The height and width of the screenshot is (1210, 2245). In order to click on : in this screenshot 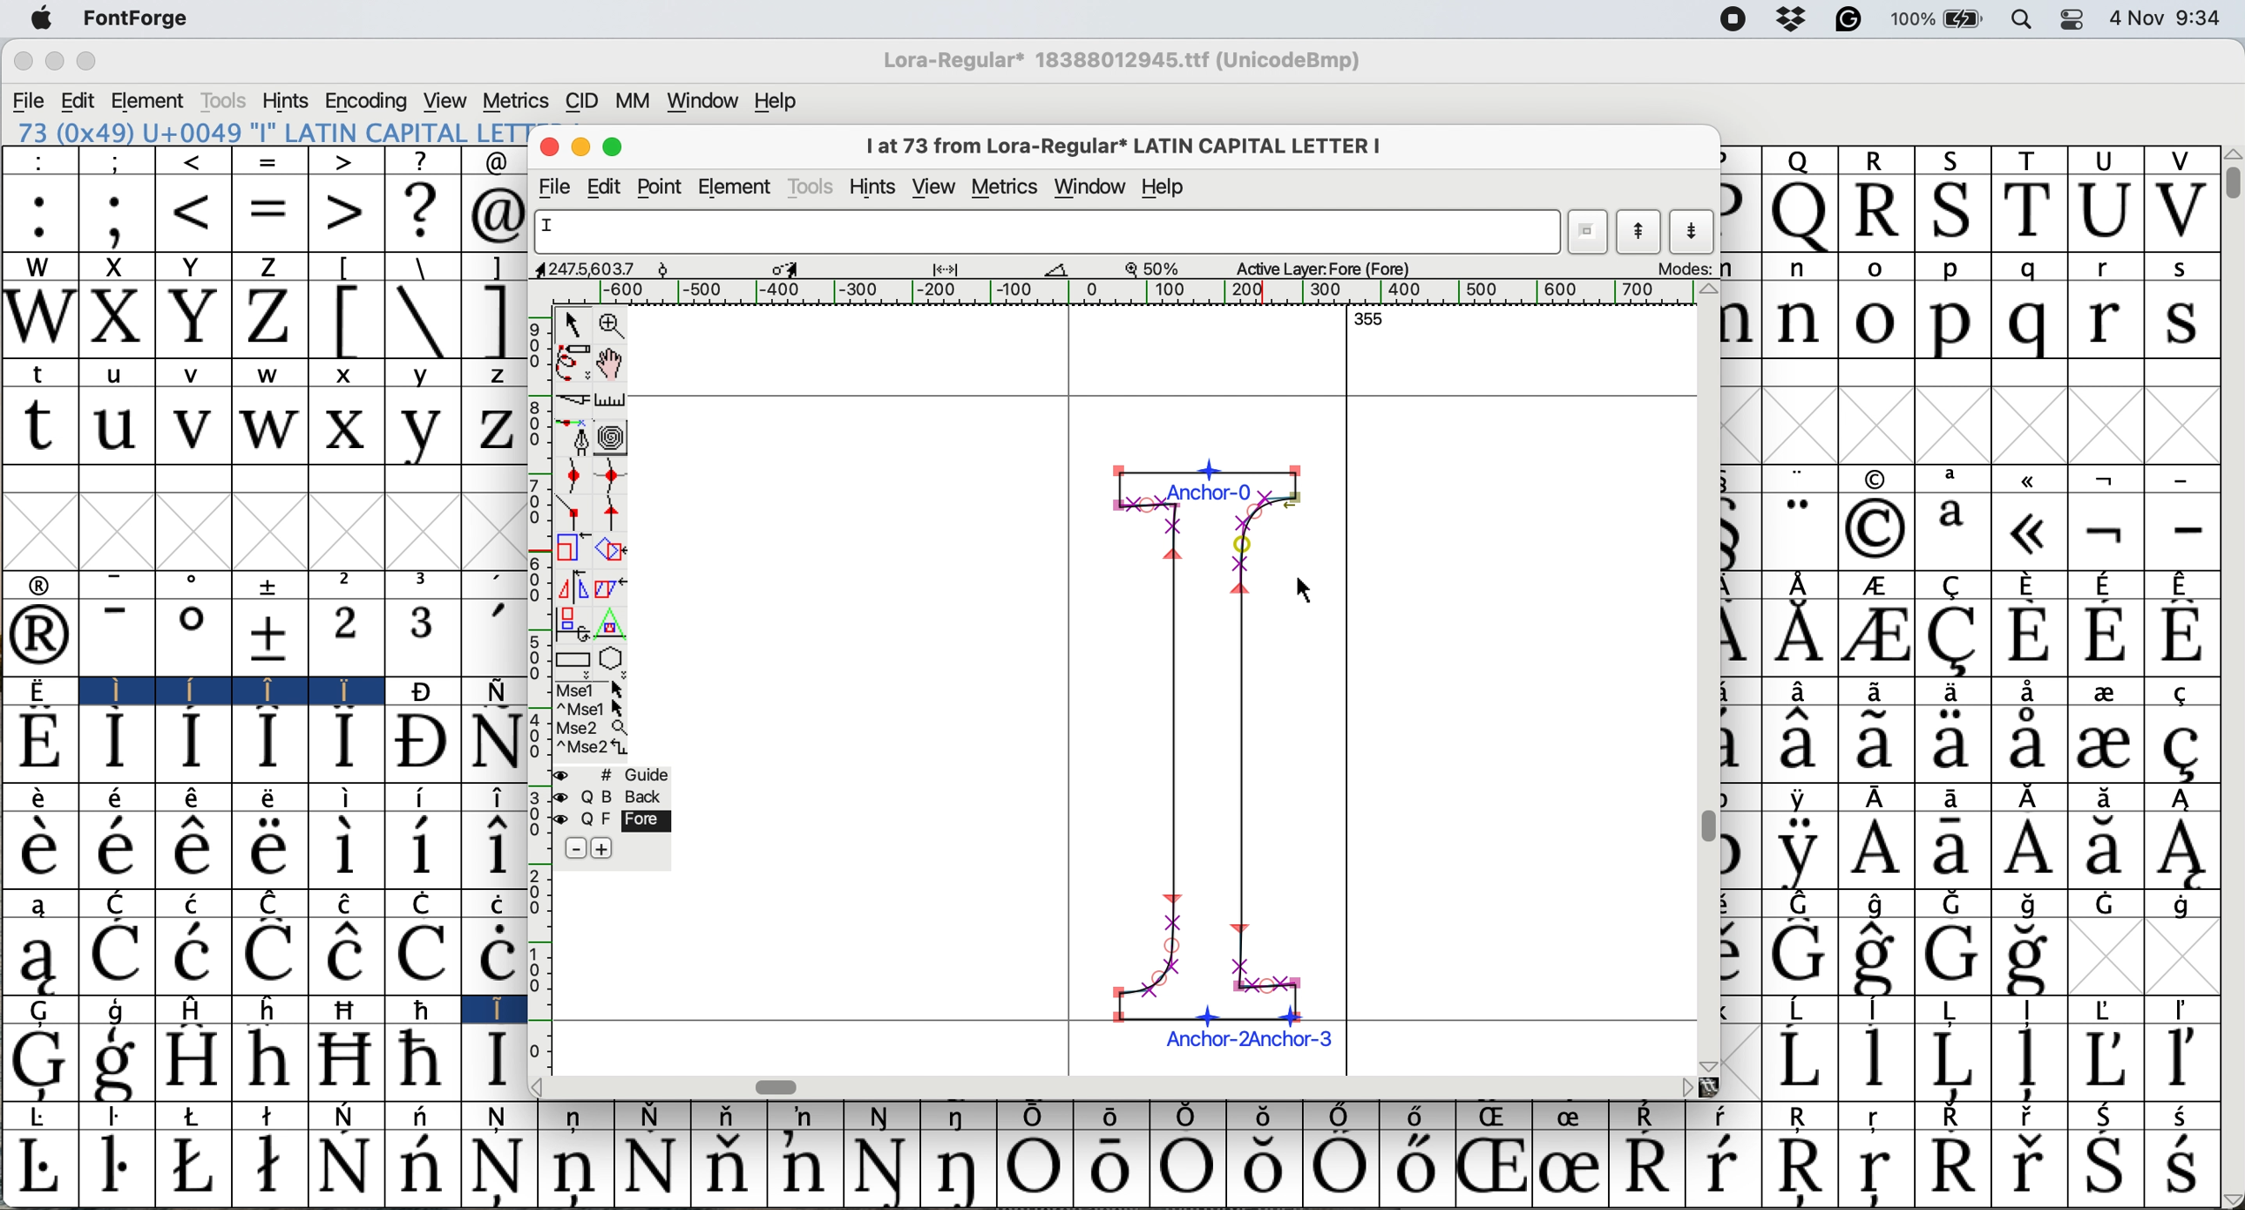, I will do `click(37, 161)`.